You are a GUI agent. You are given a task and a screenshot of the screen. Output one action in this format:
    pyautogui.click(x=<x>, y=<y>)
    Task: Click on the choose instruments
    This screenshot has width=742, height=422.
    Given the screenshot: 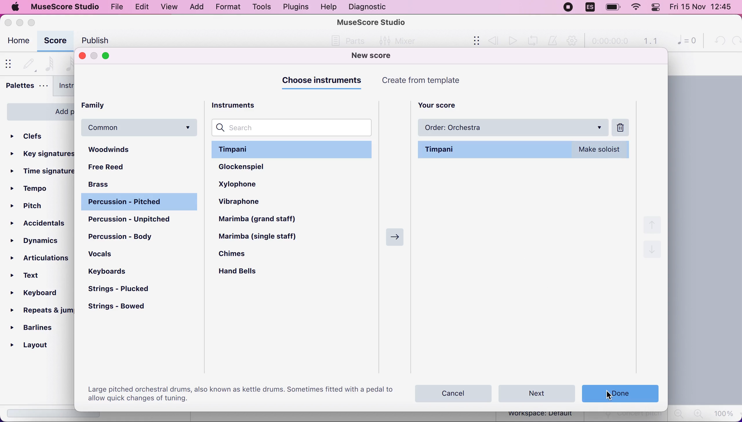 What is the action you would take?
    pyautogui.click(x=324, y=81)
    